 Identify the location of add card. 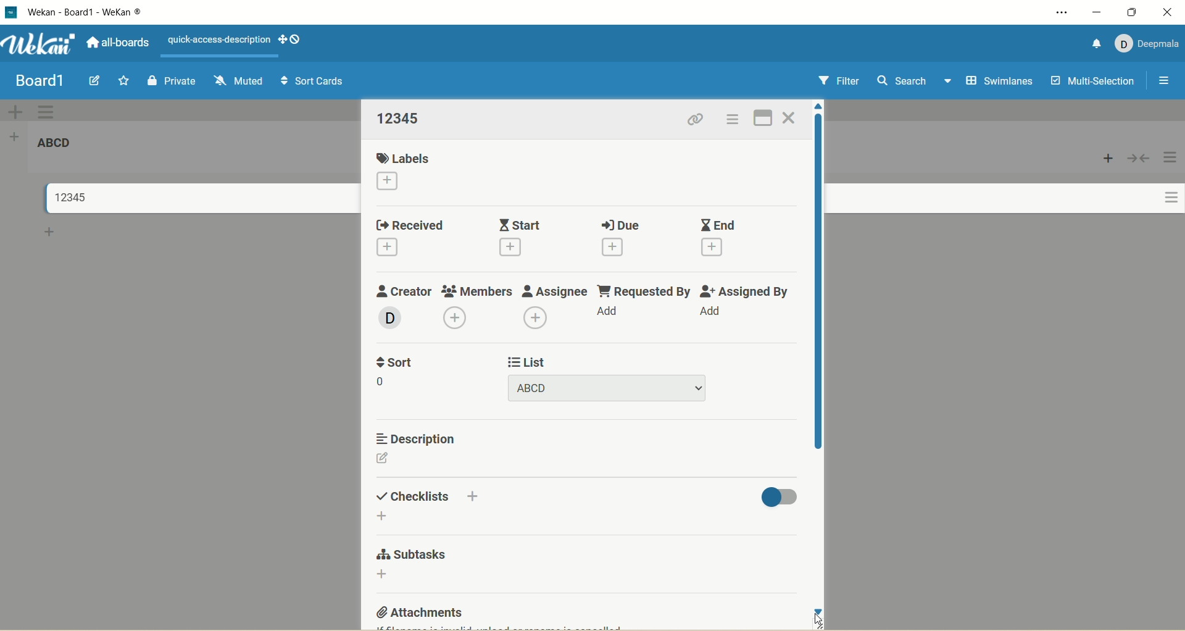
(1108, 159).